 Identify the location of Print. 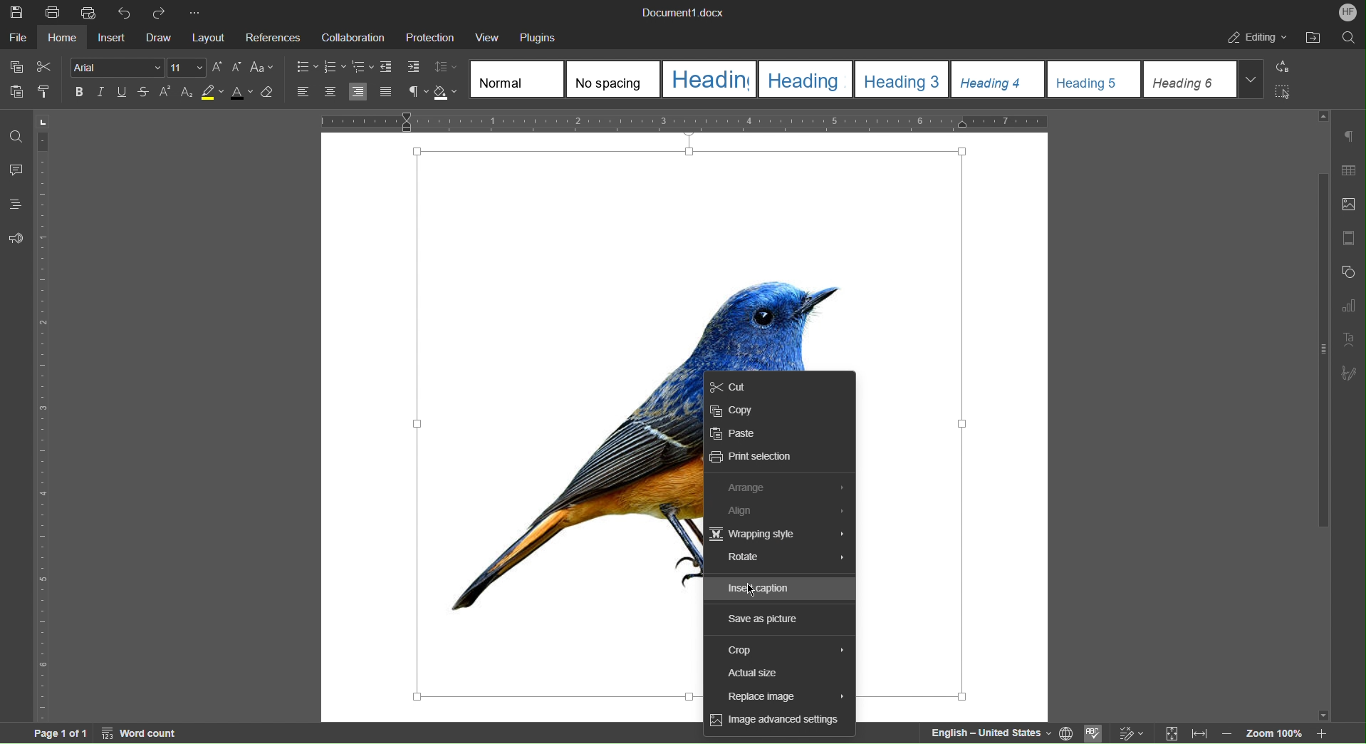
(53, 11).